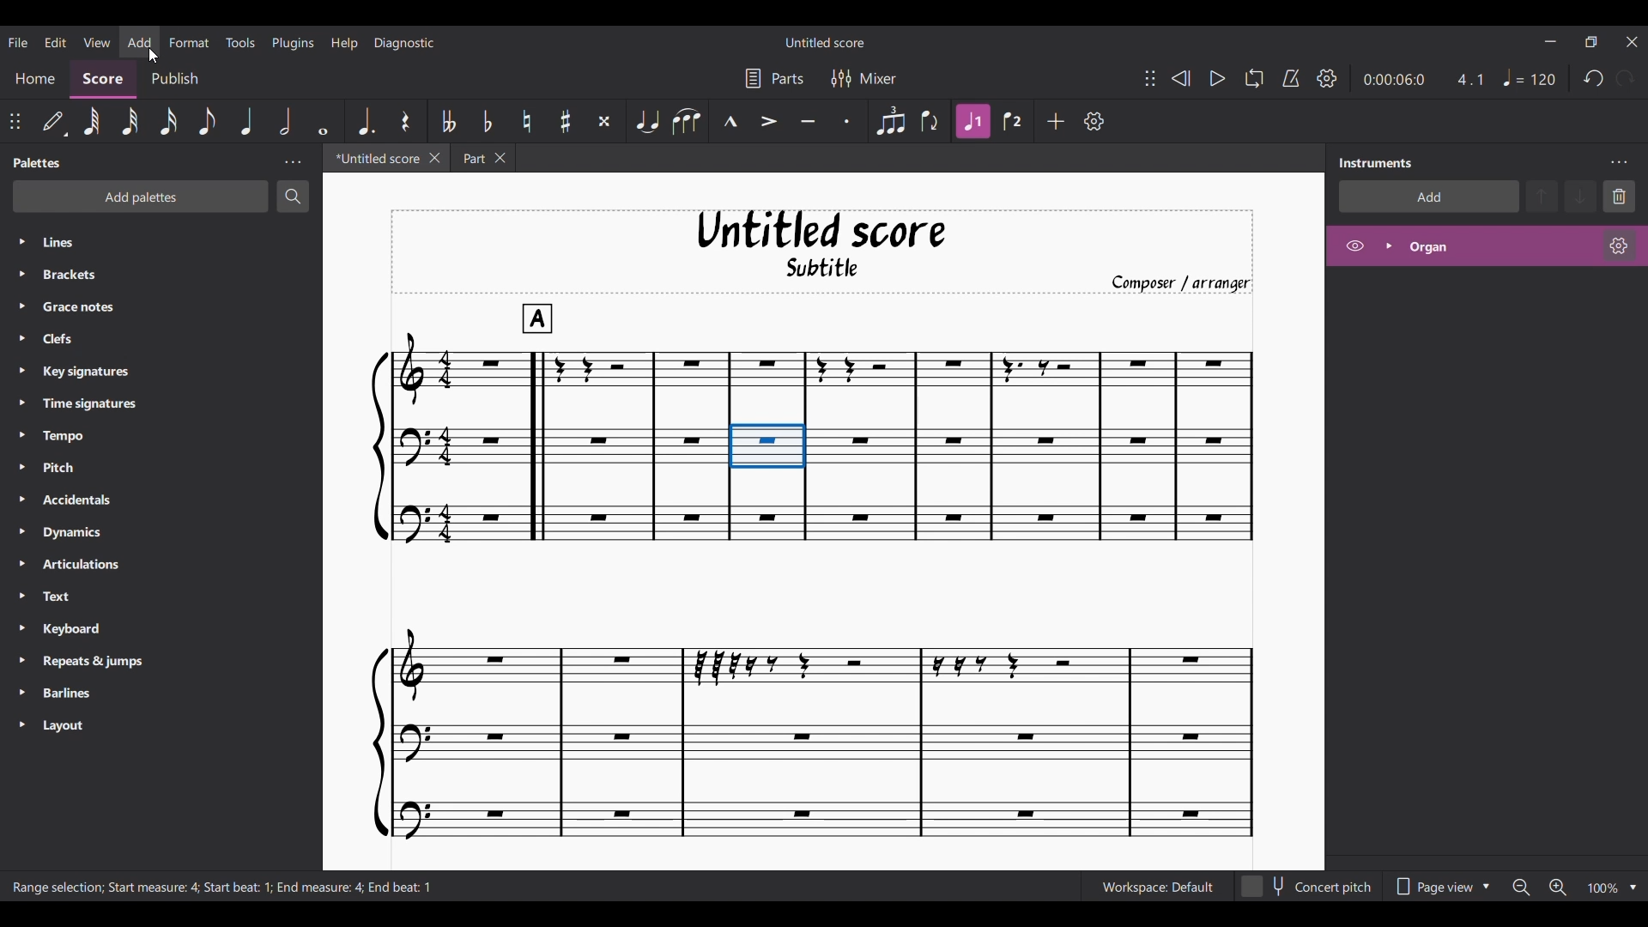 The width and height of the screenshot is (1648, 927). What do you see at coordinates (178, 486) in the screenshot?
I see `Palette in panel listed down` at bounding box center [178, 486].